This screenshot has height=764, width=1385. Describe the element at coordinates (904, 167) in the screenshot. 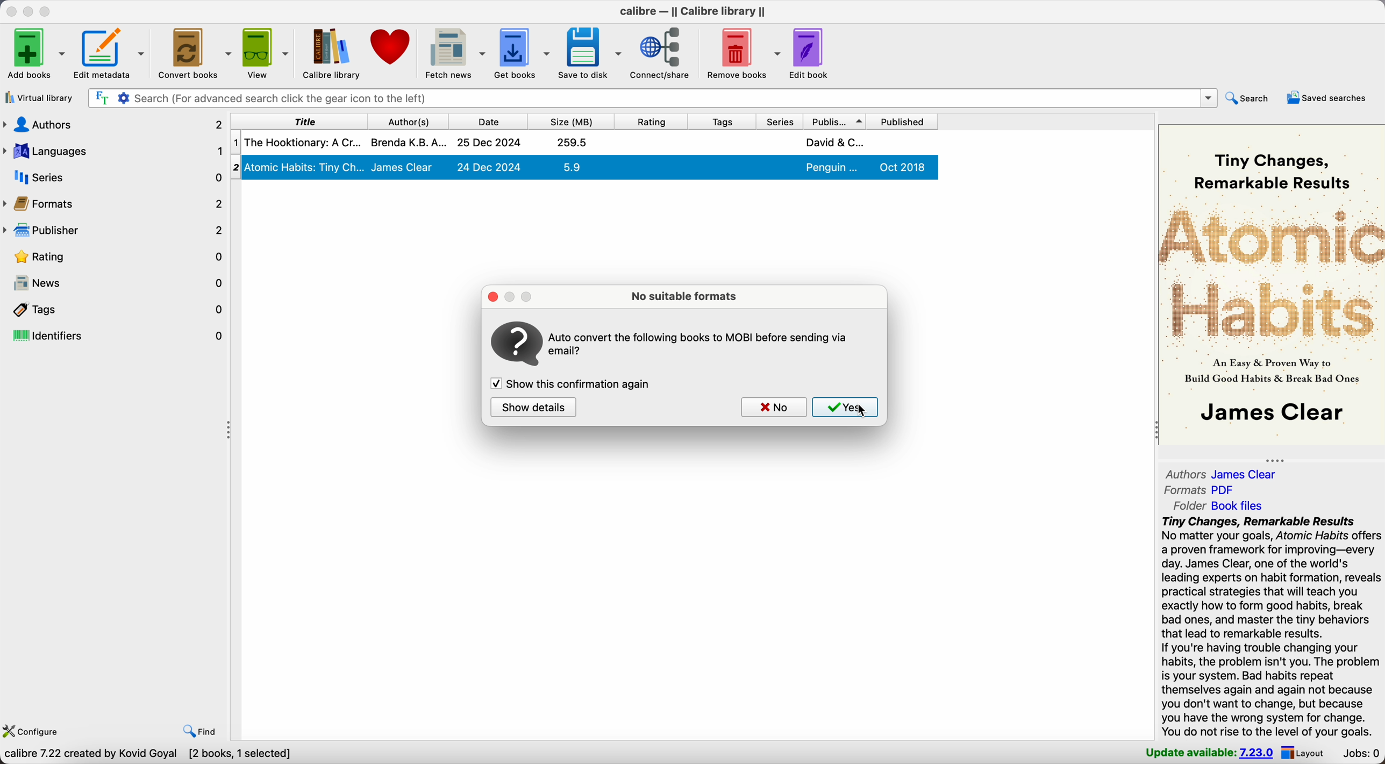

I see `Oct 2018` at that location.